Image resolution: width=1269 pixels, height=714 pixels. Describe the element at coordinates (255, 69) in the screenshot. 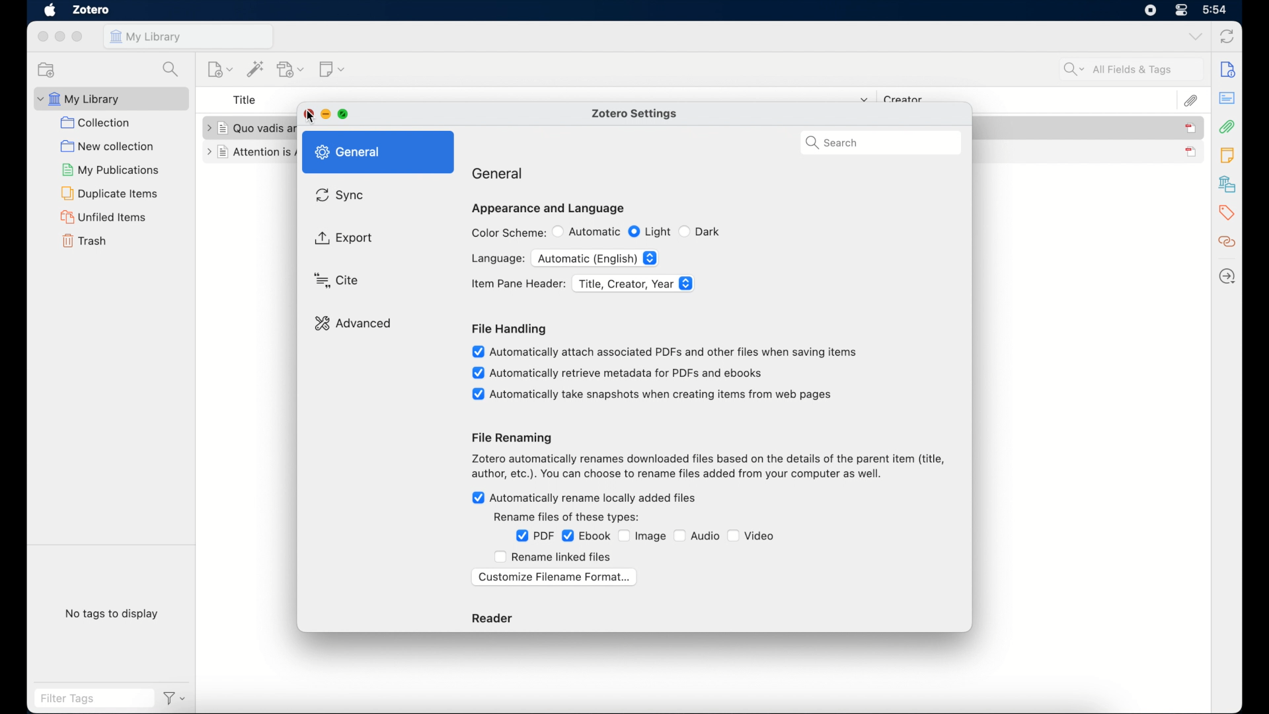

I see `add items by identifier` at that location.